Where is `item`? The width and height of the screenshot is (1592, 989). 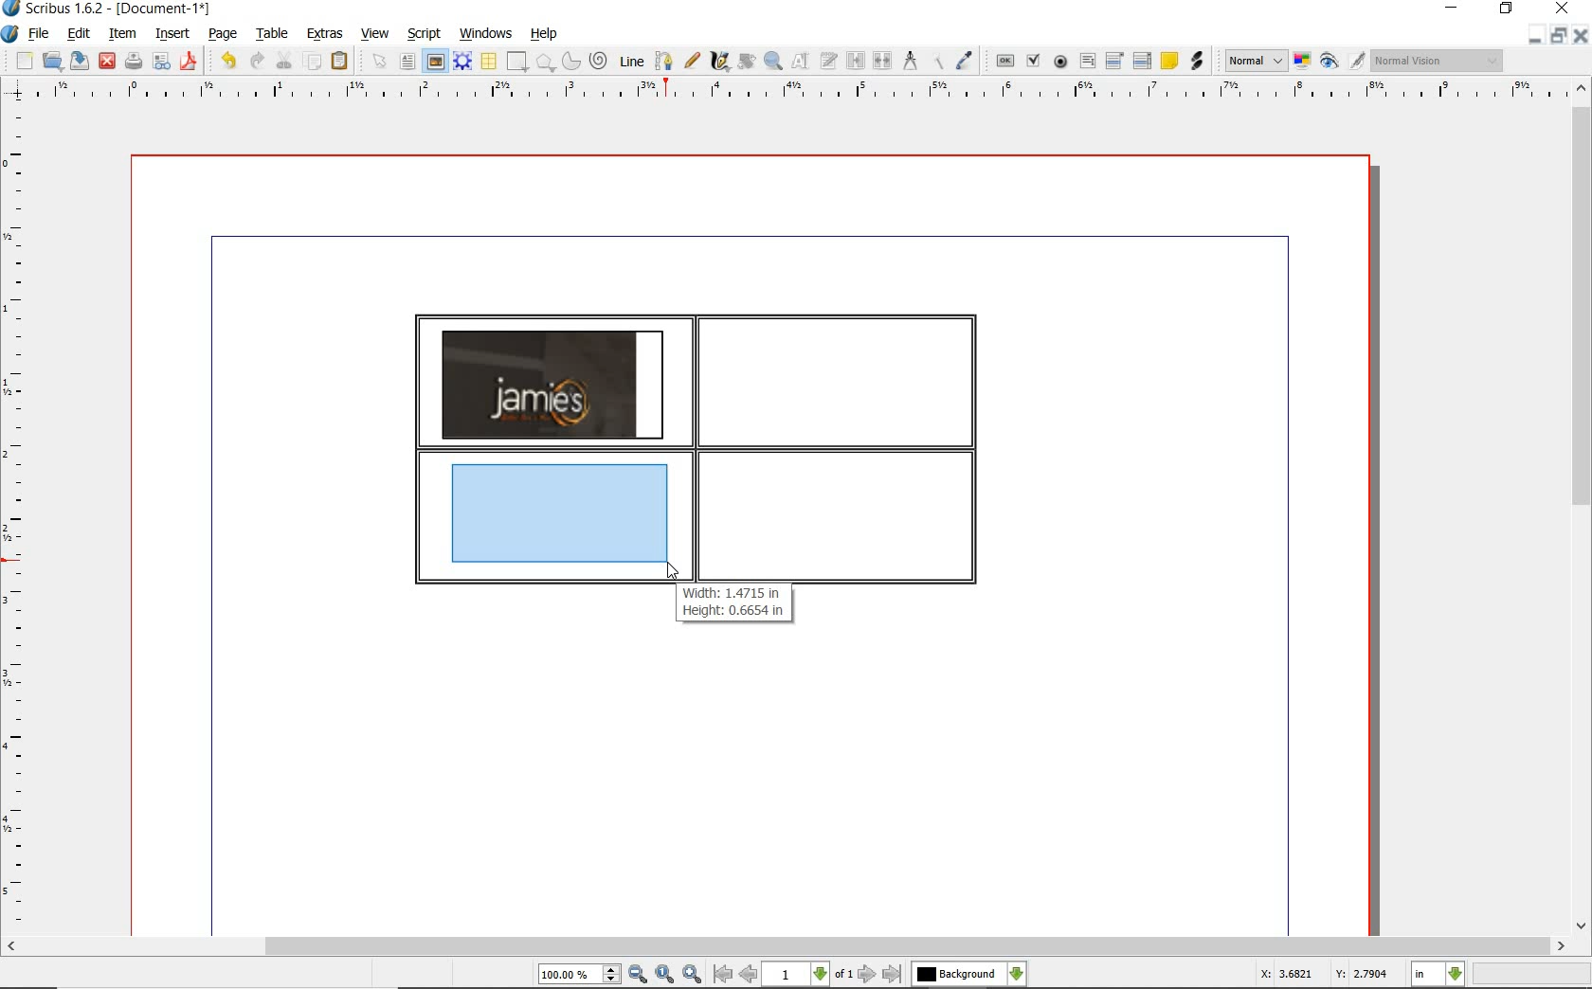 item is located at coordinates (120, 34).